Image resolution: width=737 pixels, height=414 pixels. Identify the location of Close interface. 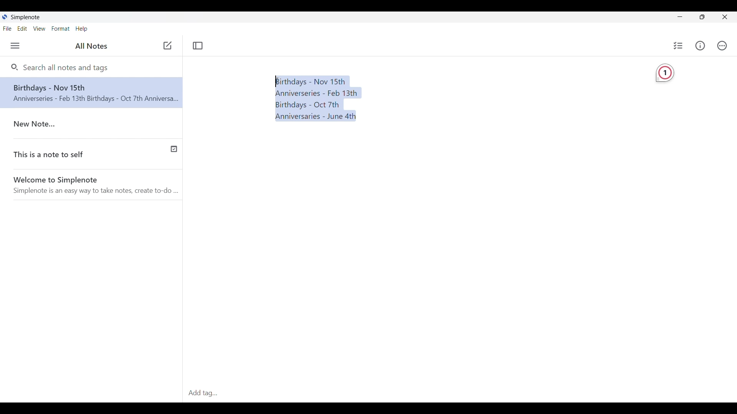
(725, 17).